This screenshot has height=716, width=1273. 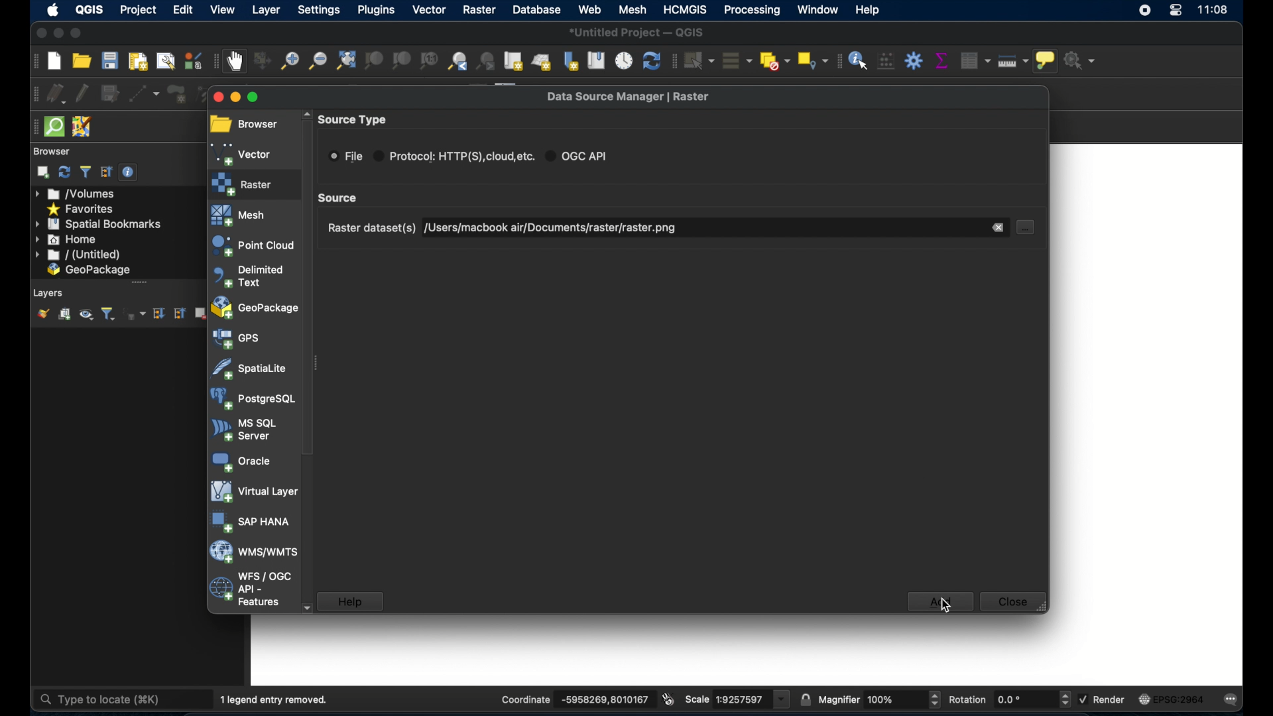 What do you see at coordinates (1146, 13) in the screenshot?
I see `screen recorder` at bounding box center [1146, 13].